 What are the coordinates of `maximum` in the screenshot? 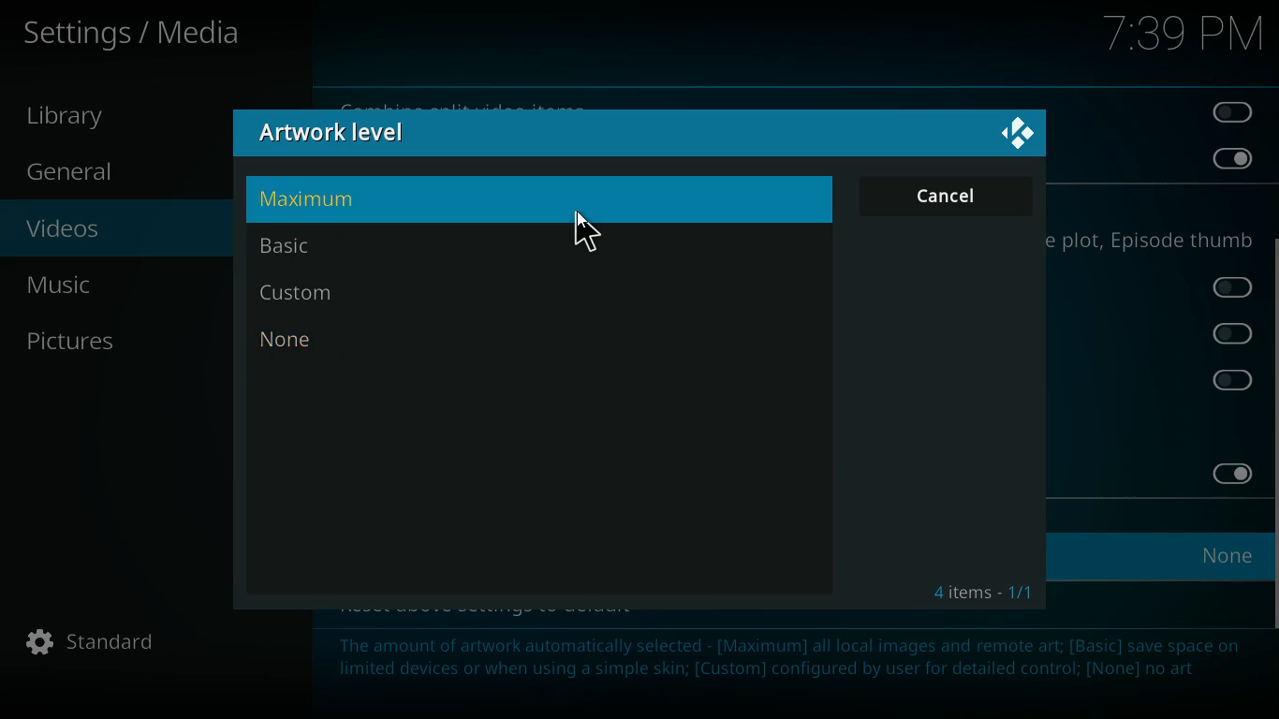 It's located at (533, 199).